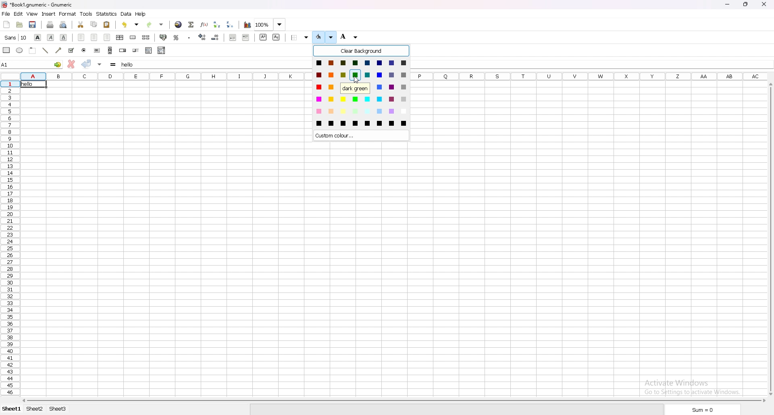 The image size is (774, 415). I want to click on scroll bar, so click(110, 50).